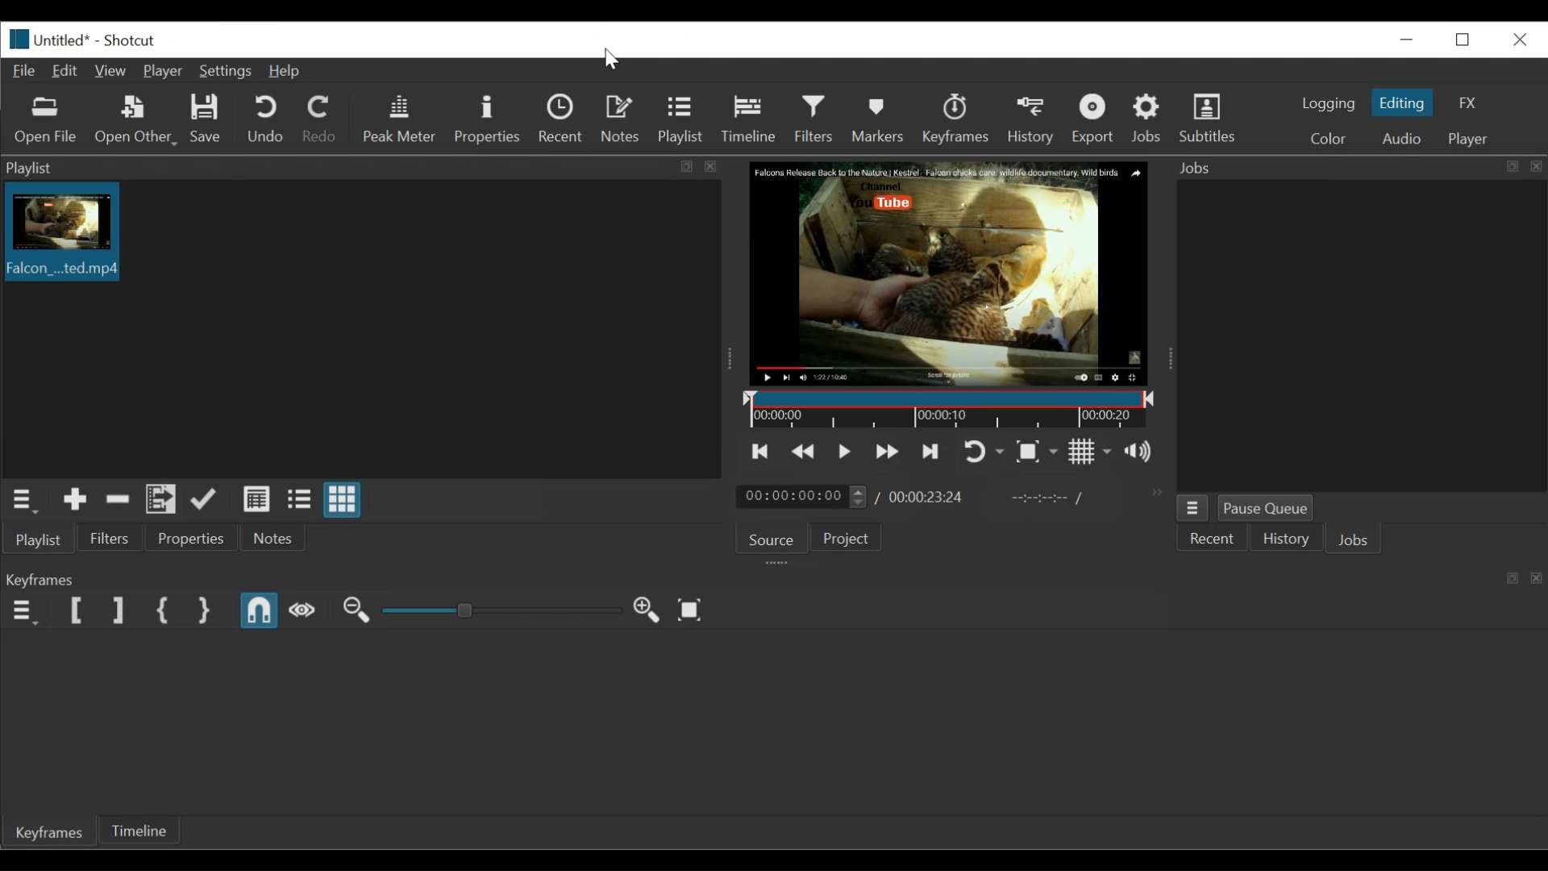 The image size is (1548, 871). What do you see at coordinates (1192, 507) in the screenshot?
I see `Jobs menu` at bounding box center [1192, 507].